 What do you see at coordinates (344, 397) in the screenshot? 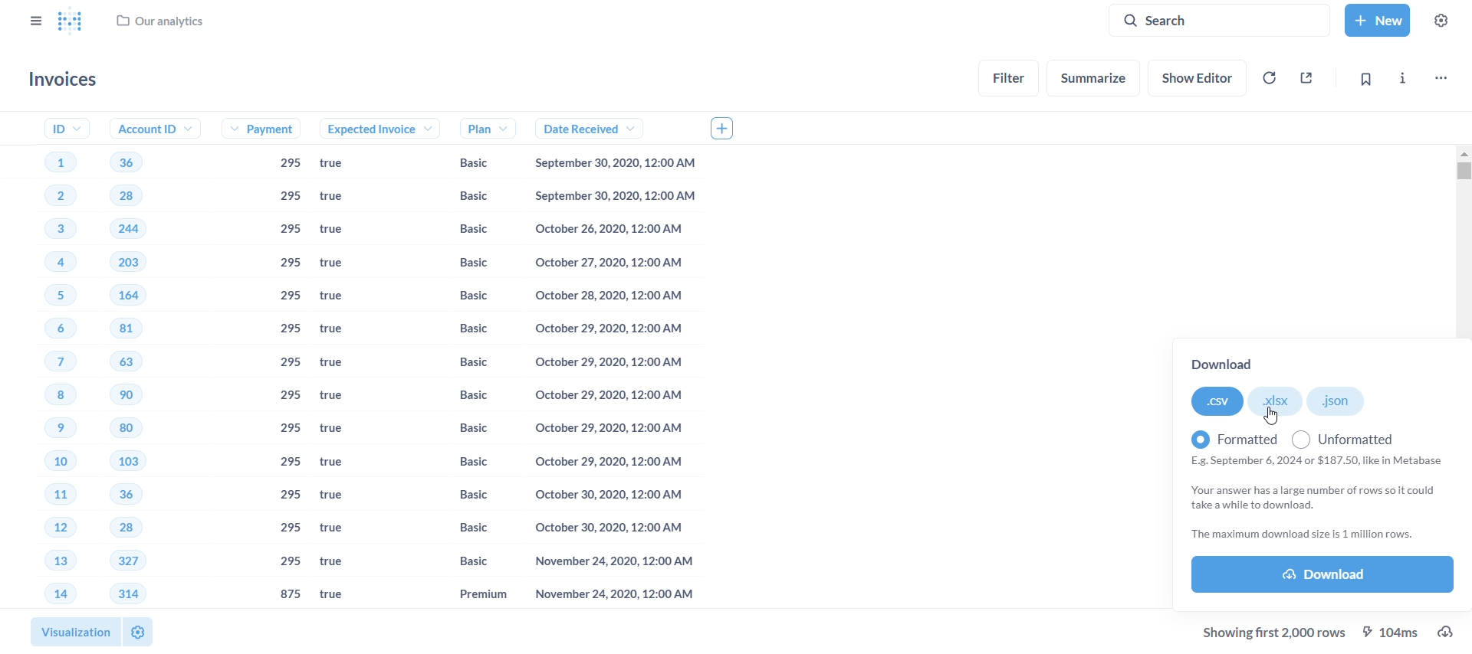
I see `true` at bounding box center [344, 397].